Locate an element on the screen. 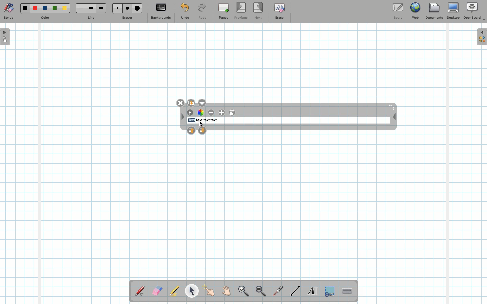 The height and width of the screenshot is (304, 487). Laser pointer is located at coordinates (277, 291).